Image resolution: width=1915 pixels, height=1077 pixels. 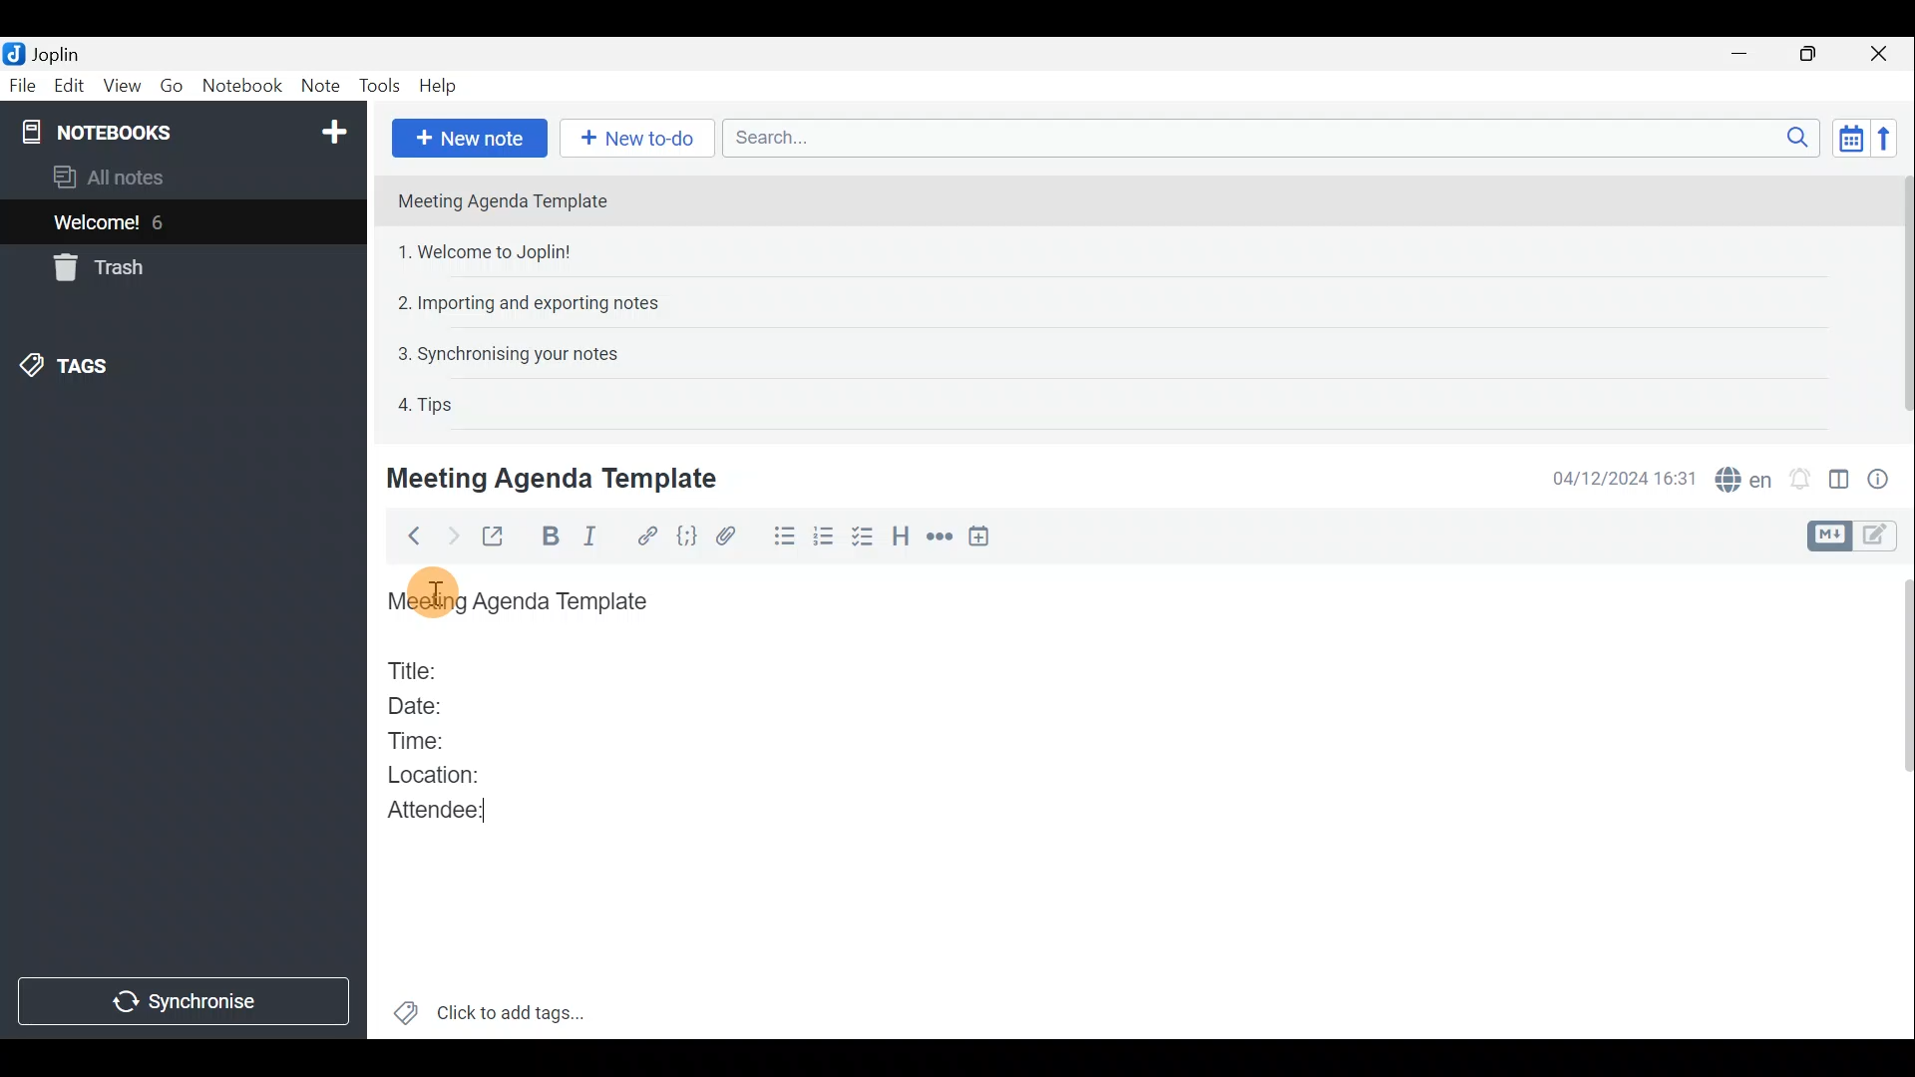 I want to click on New to-do, so click(x=632, y=139).